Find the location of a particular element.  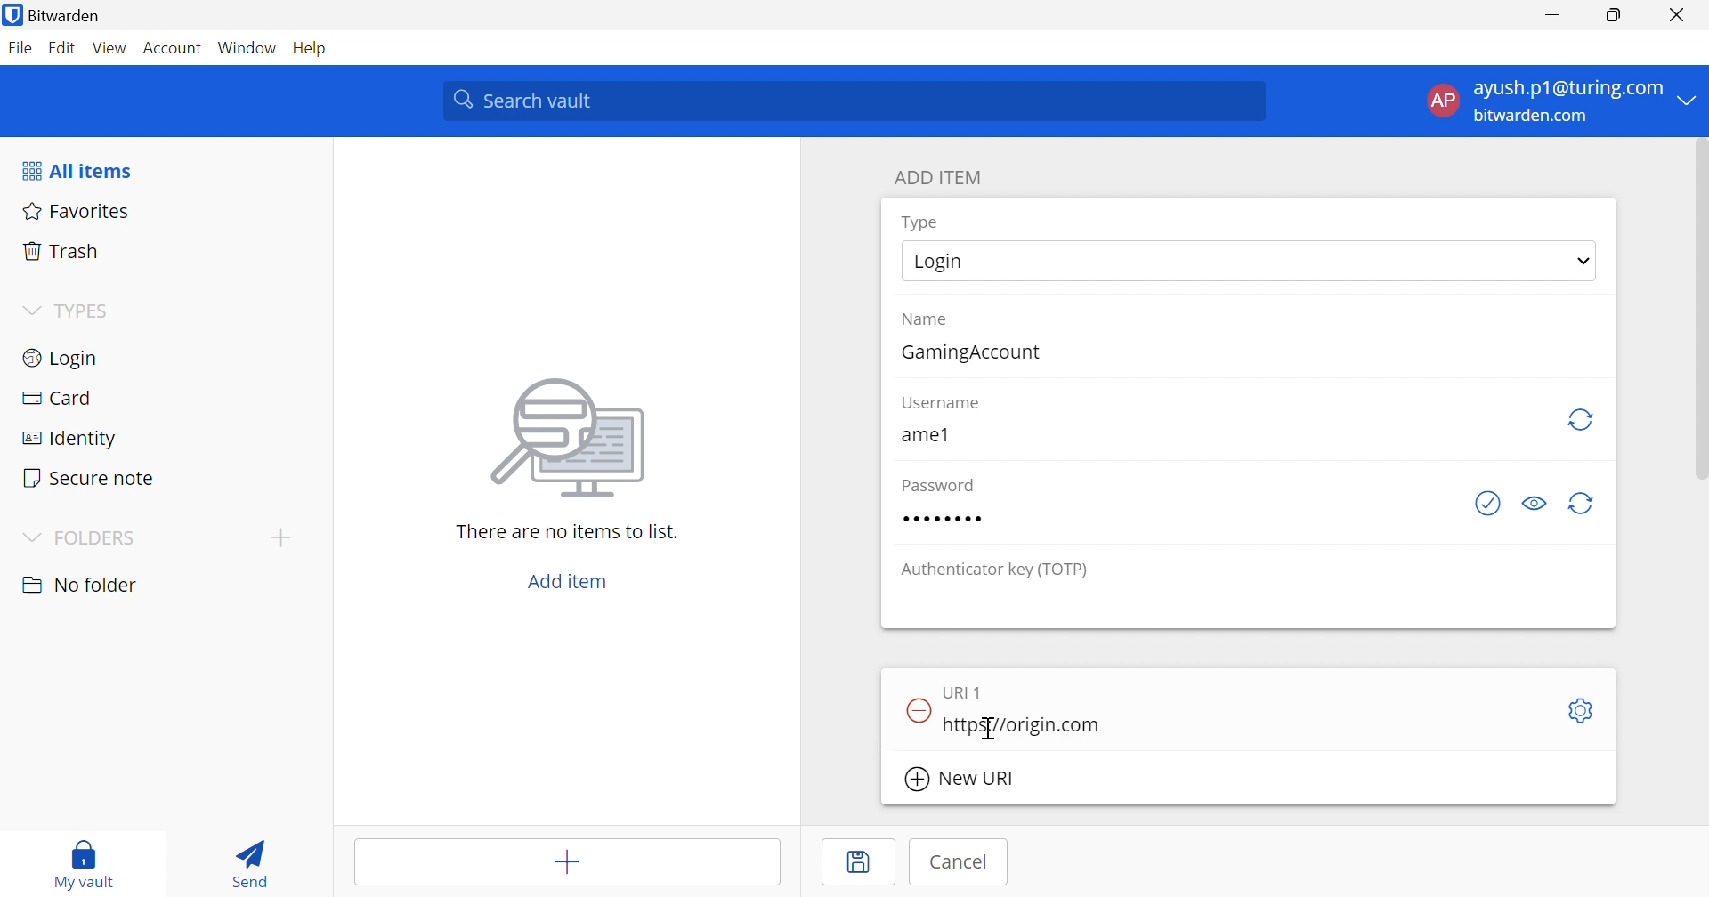

bitwarden.com is located at coordinates (1532, 117).